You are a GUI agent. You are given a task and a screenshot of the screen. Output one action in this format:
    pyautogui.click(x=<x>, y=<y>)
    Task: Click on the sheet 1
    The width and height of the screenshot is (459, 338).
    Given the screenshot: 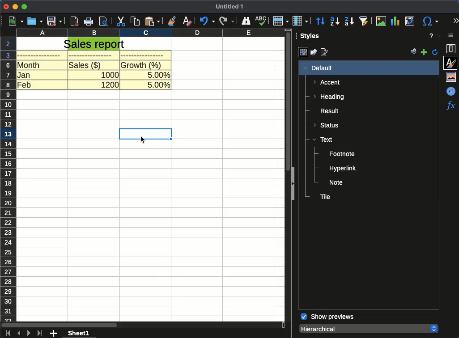 What is the action you would take?
    pyautogui.click(x=79, y=333)
    